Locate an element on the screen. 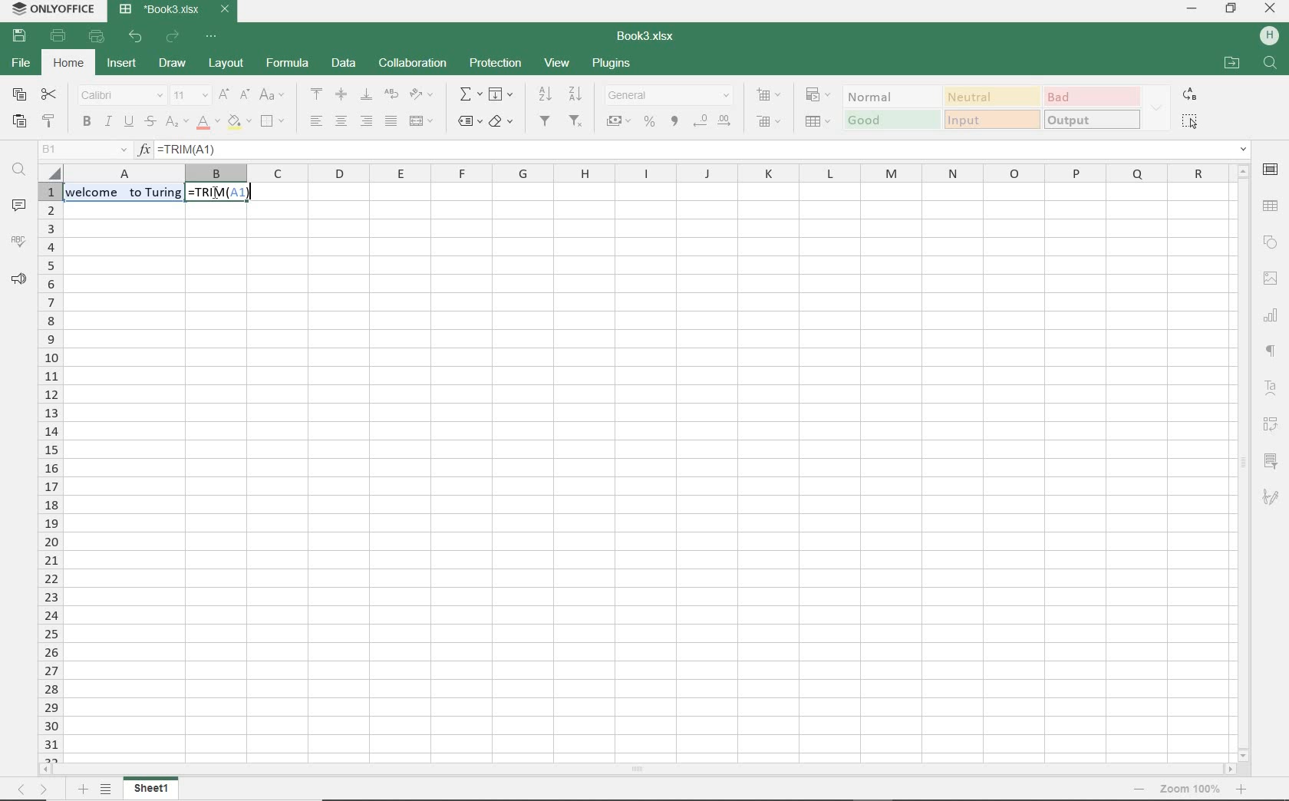 The image size is (1289, 801). print is located at coordinates (55, 35).